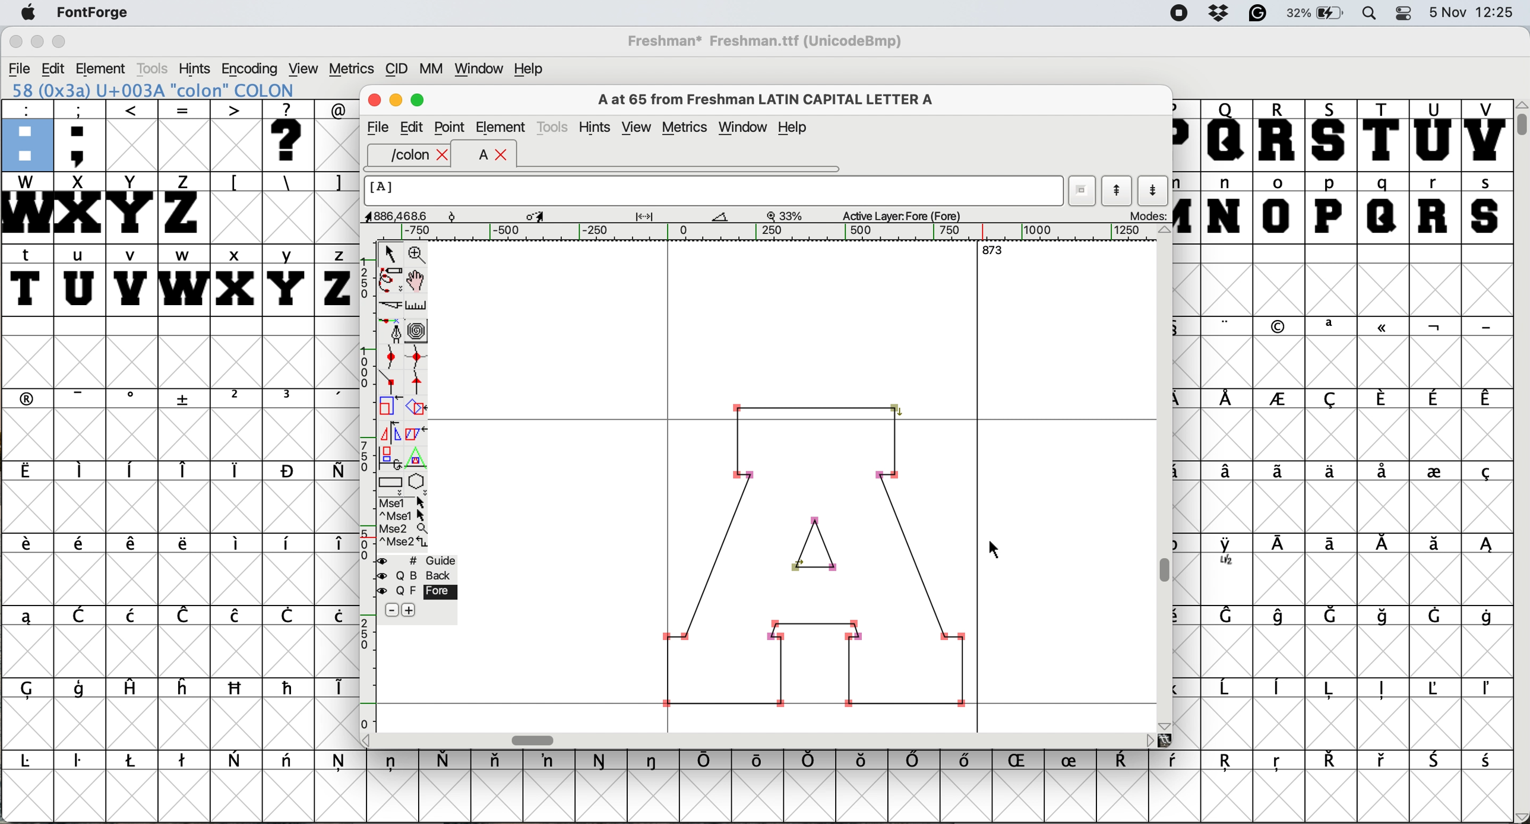 The width and height of the screenshot is (1530, 824). I want to click on symbol, so click(288, 471).